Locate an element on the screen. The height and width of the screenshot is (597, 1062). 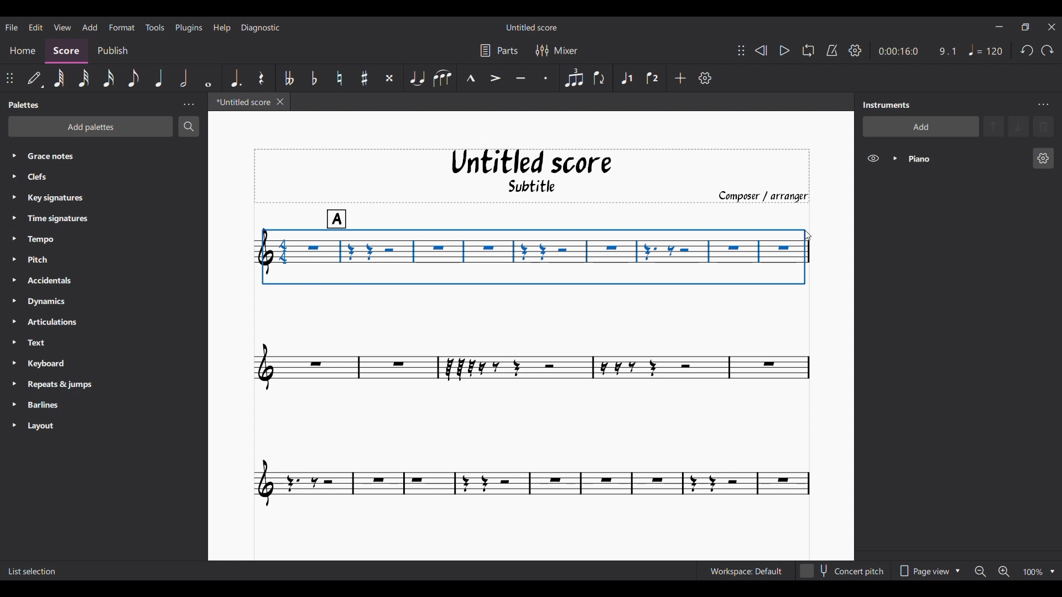
Dynamics is located at coordinates (66, 302).